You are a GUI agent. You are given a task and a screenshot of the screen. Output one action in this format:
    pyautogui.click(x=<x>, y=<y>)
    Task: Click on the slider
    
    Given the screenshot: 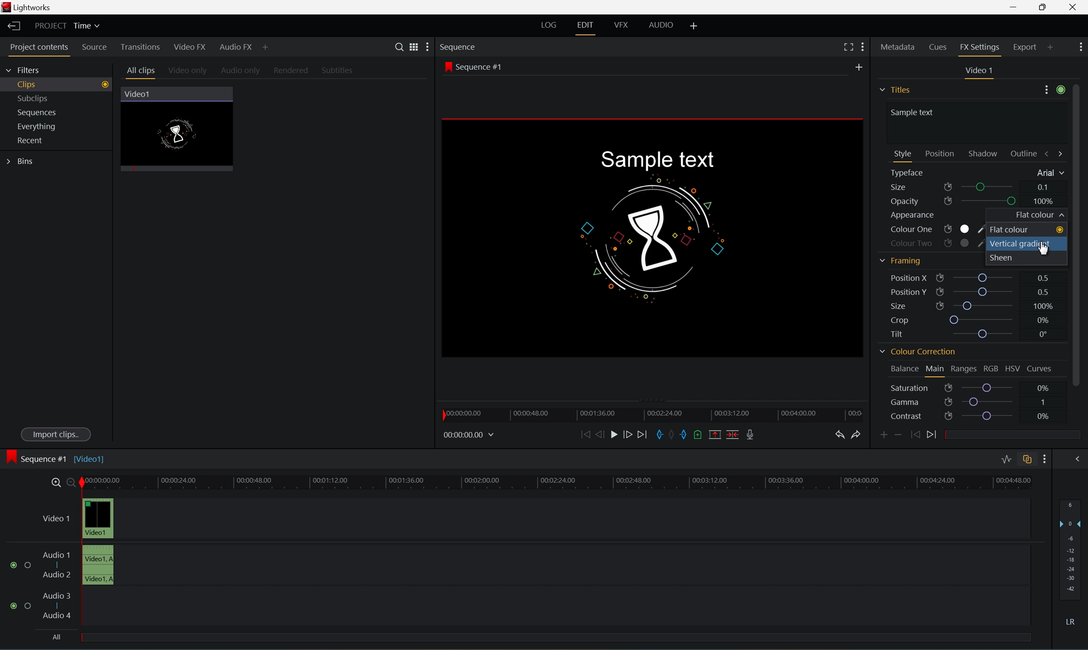 What is the action you would take?
    pyautogui.click(x=989, y=388)
    